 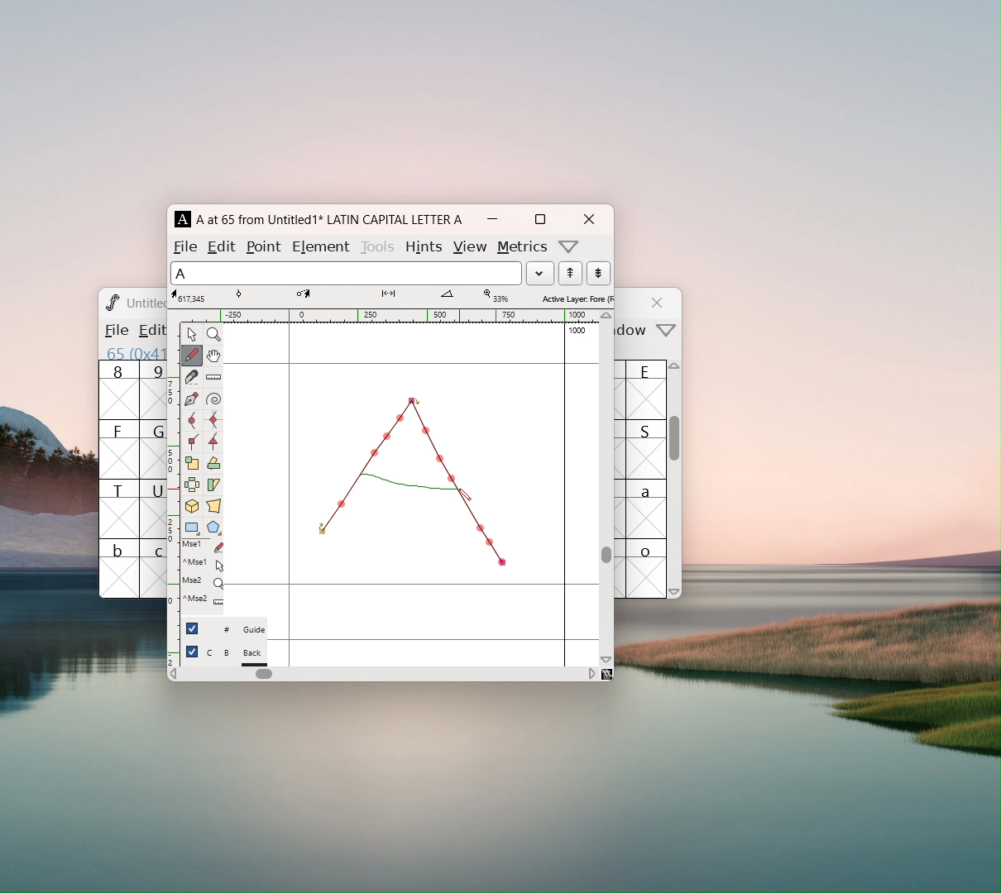 I want to click on 65 (0x41, so click(x=132, y=352).